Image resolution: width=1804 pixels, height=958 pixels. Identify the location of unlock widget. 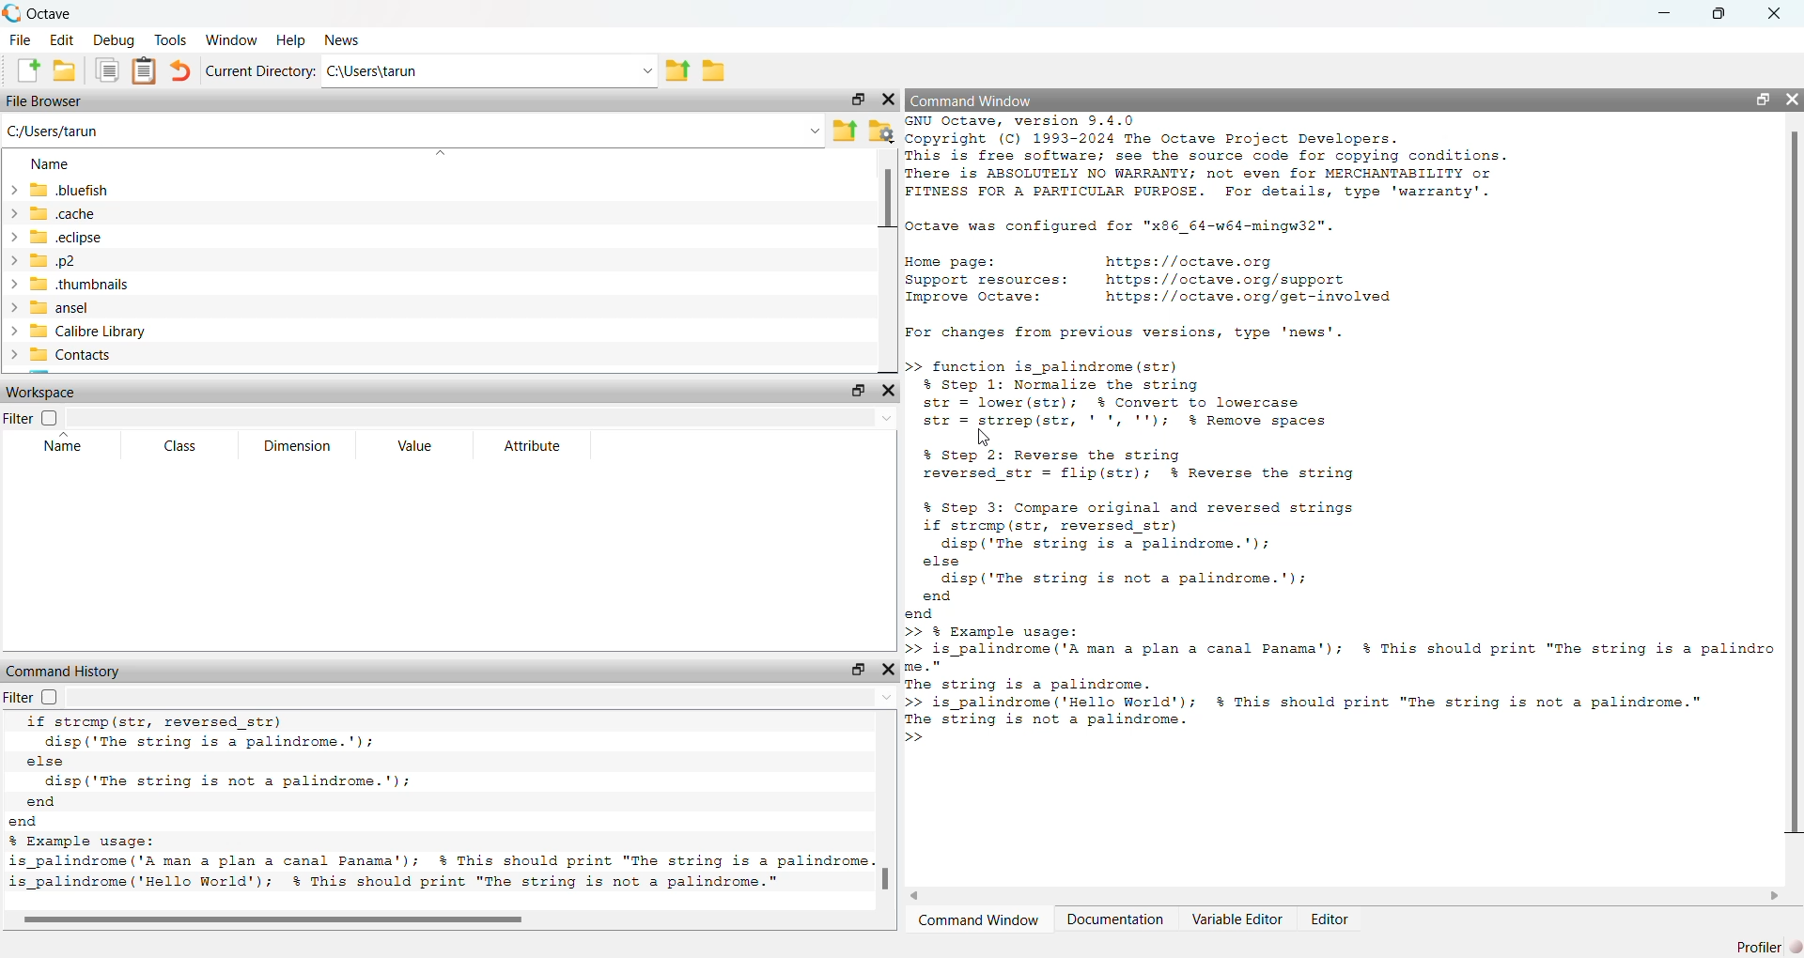
(856, 668).